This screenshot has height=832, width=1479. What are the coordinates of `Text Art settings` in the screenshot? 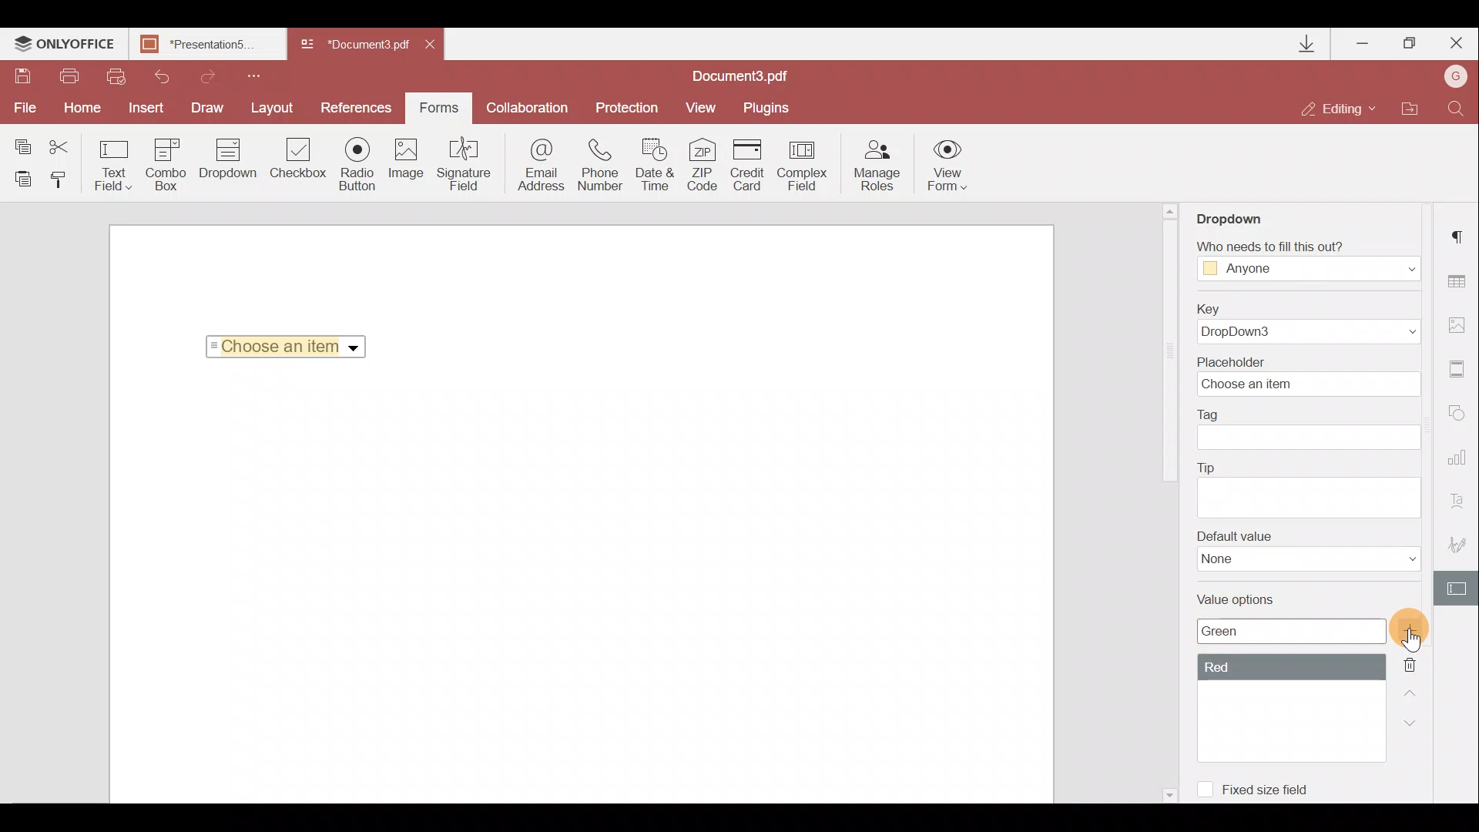 It's located at (1462, 499).